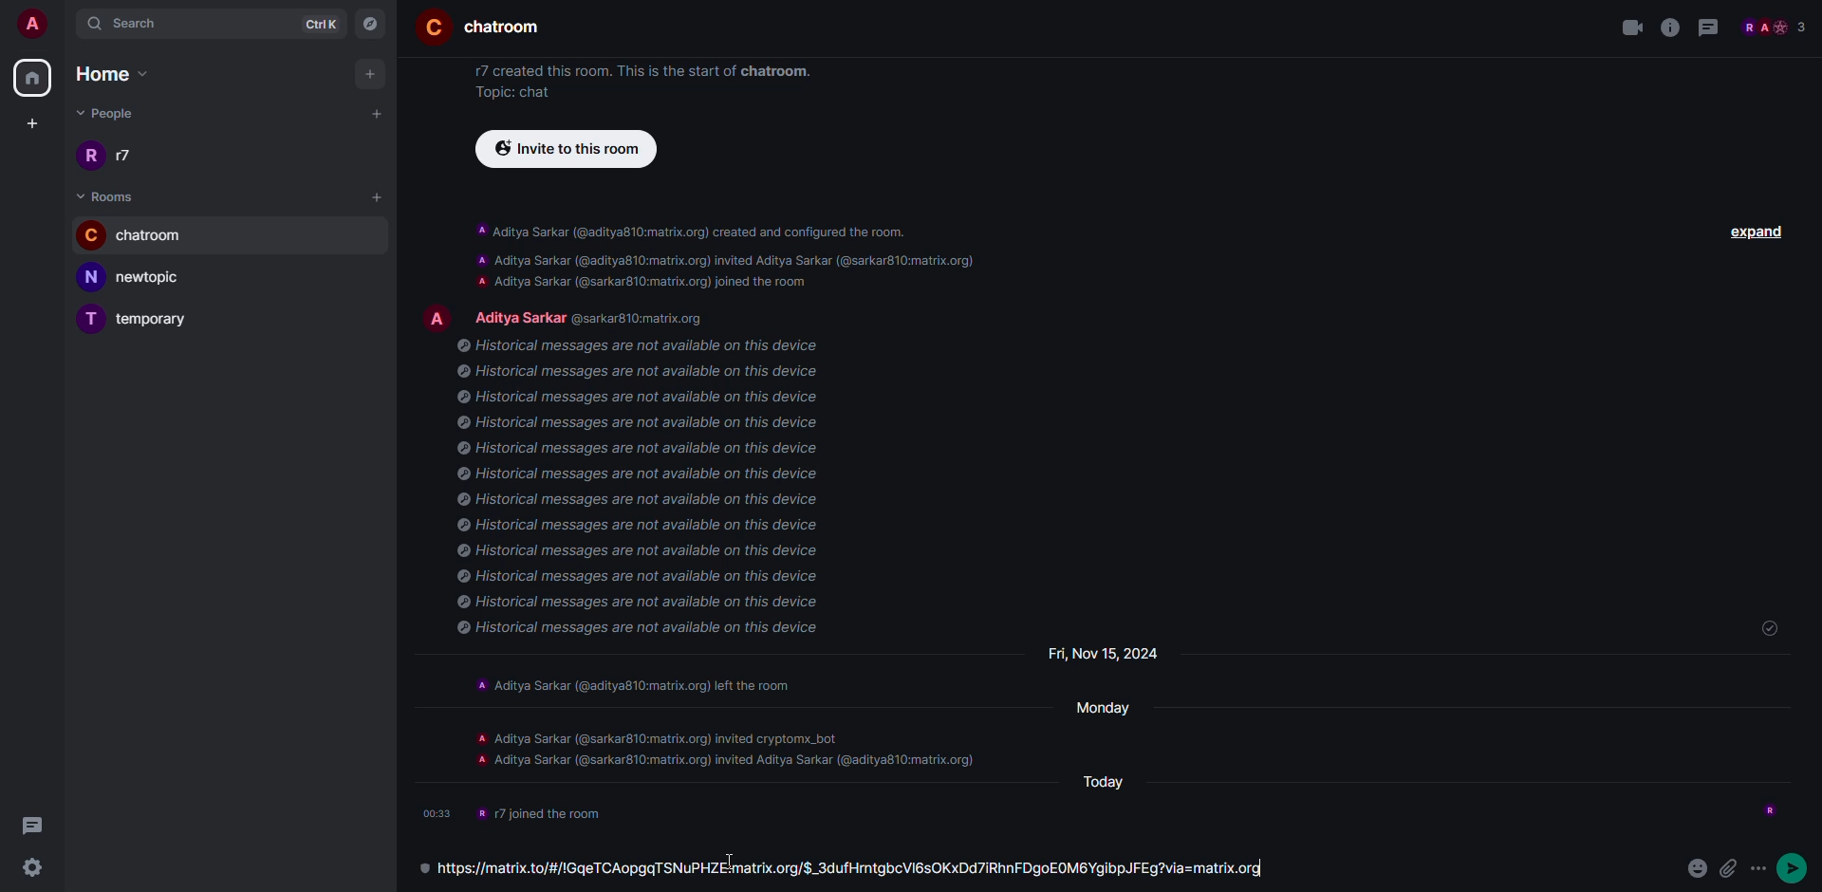 The image size is (1822, 892). What do you see at coordinates (39, 867) in the screenshot?
I see `settings` at bounding box center [39, 867].